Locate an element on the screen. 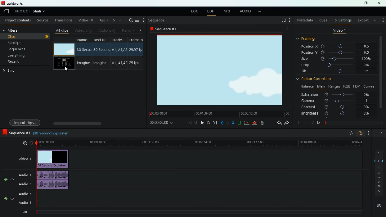 The image size is (386, 217). back is located at coordinates (278, 123).